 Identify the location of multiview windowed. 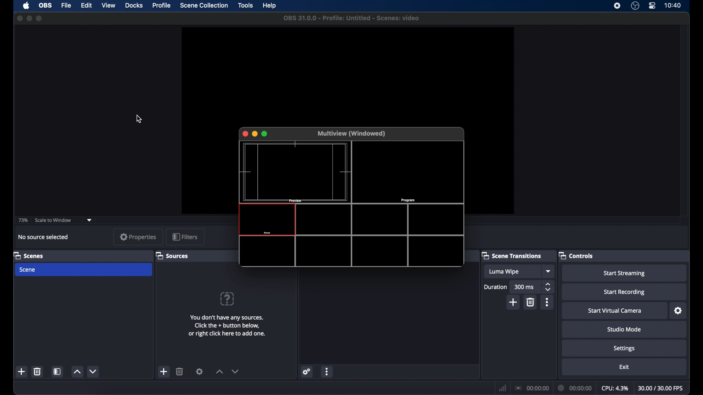
(352, 206).